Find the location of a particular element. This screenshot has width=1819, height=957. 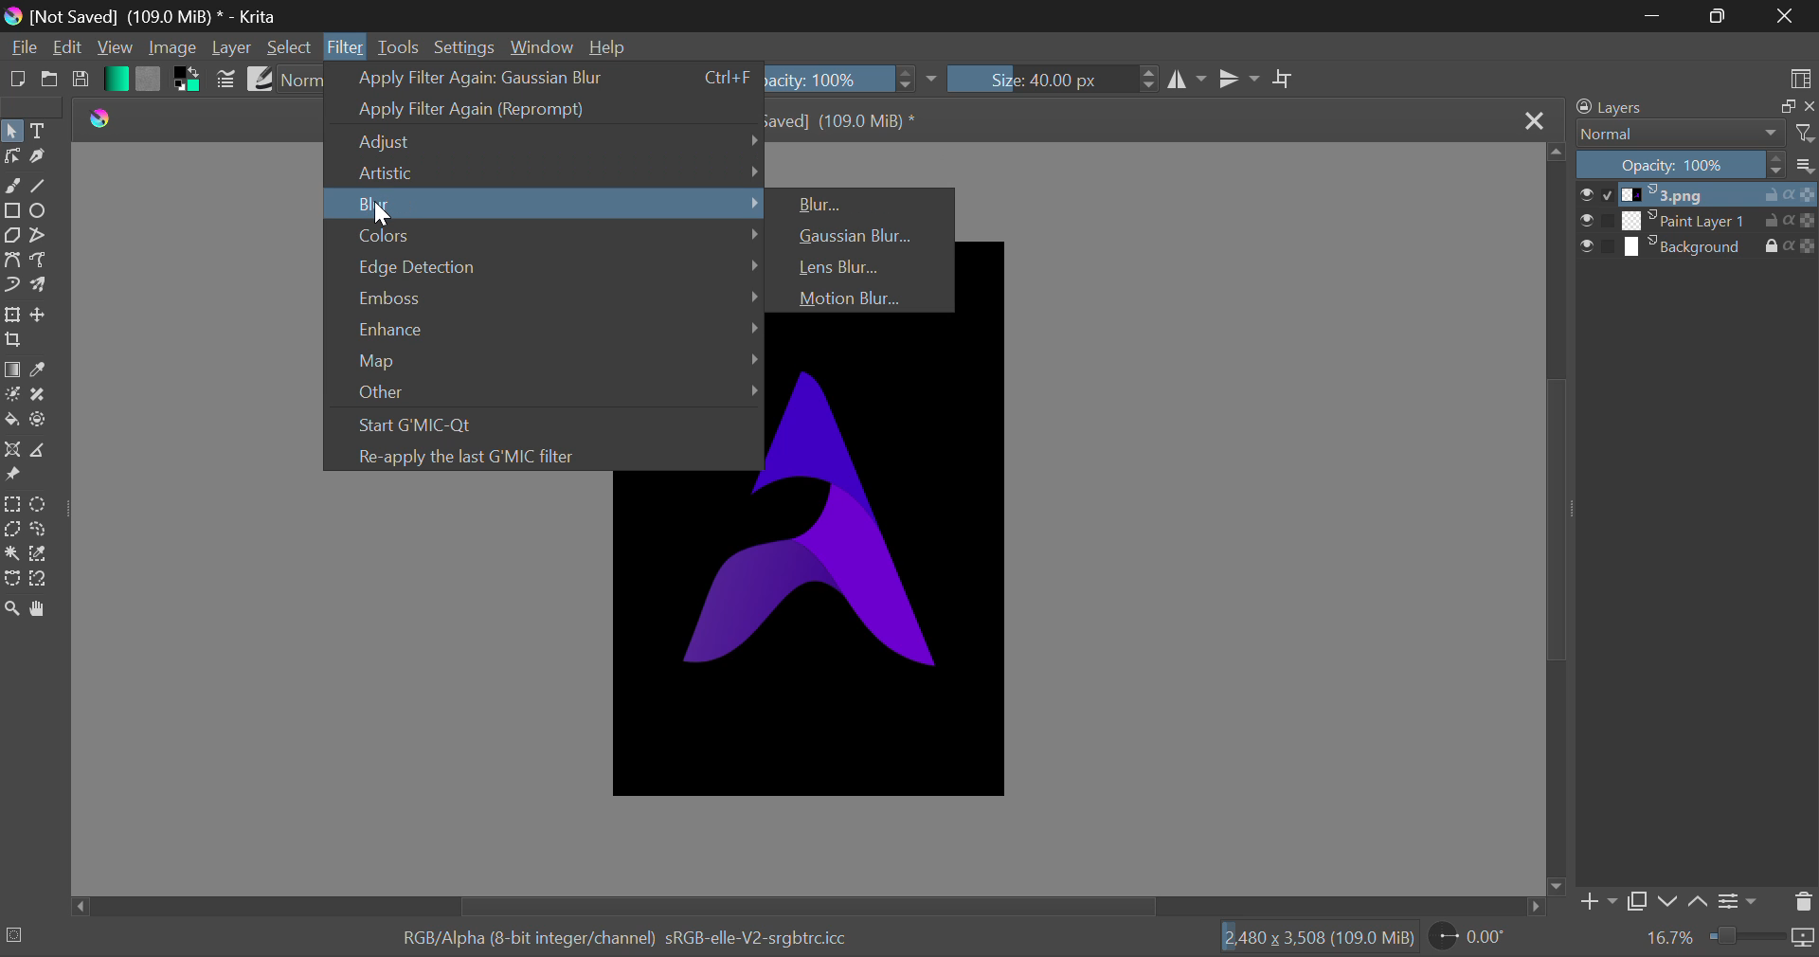

16.7% is located at coordinates (1670, 938).